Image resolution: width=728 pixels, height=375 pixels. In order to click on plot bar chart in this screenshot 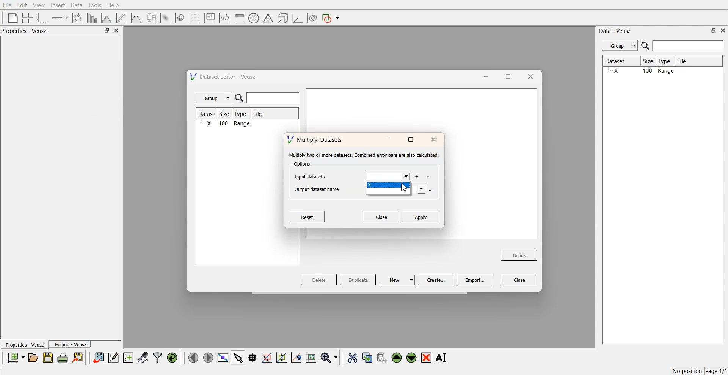, I will do `click(92, 19)`.